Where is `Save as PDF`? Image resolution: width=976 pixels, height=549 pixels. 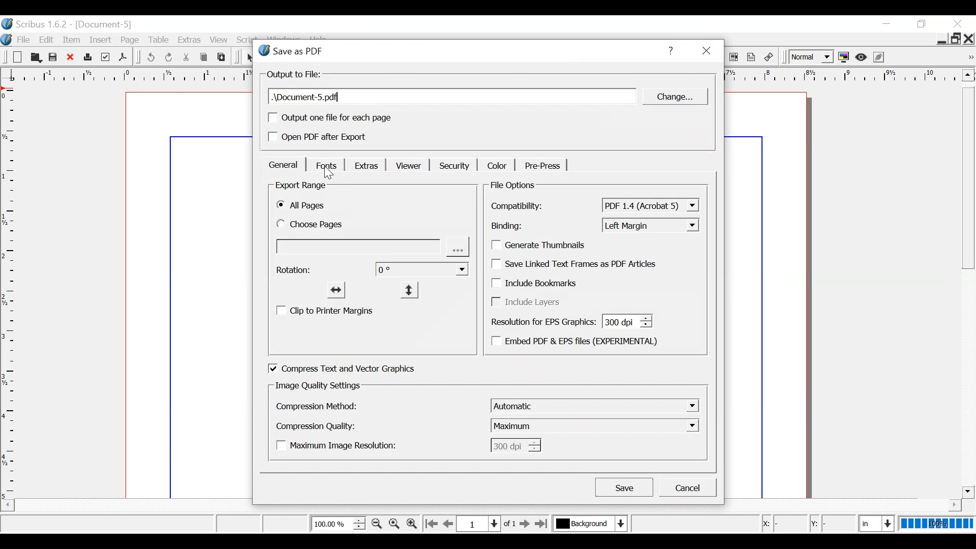 Save as PDF is located at coordinates (123, 57).